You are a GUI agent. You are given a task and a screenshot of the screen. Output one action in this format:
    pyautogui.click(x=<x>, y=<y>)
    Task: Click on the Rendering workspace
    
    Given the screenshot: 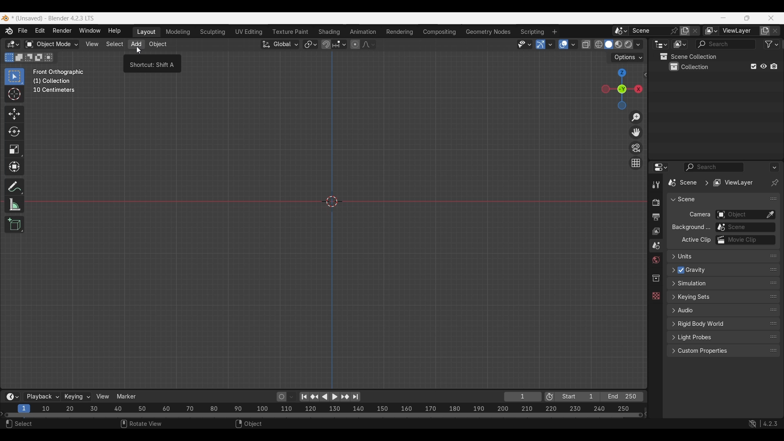 What is the action you would take?
    pyautogui.click(x=399, y=31)
    